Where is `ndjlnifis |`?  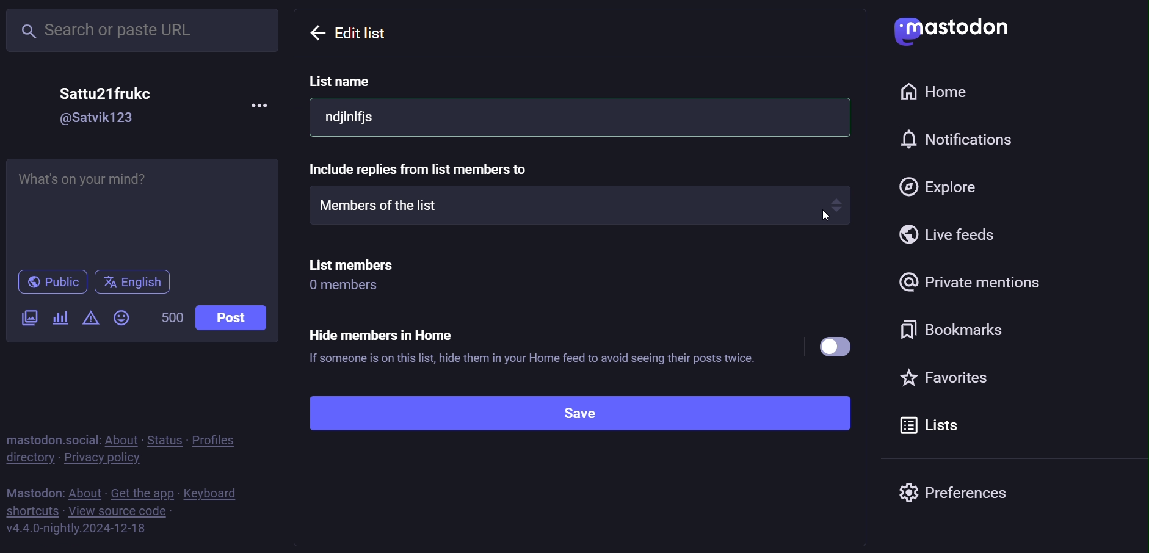
ndjlnifis | is located at coordinates (579, 118).